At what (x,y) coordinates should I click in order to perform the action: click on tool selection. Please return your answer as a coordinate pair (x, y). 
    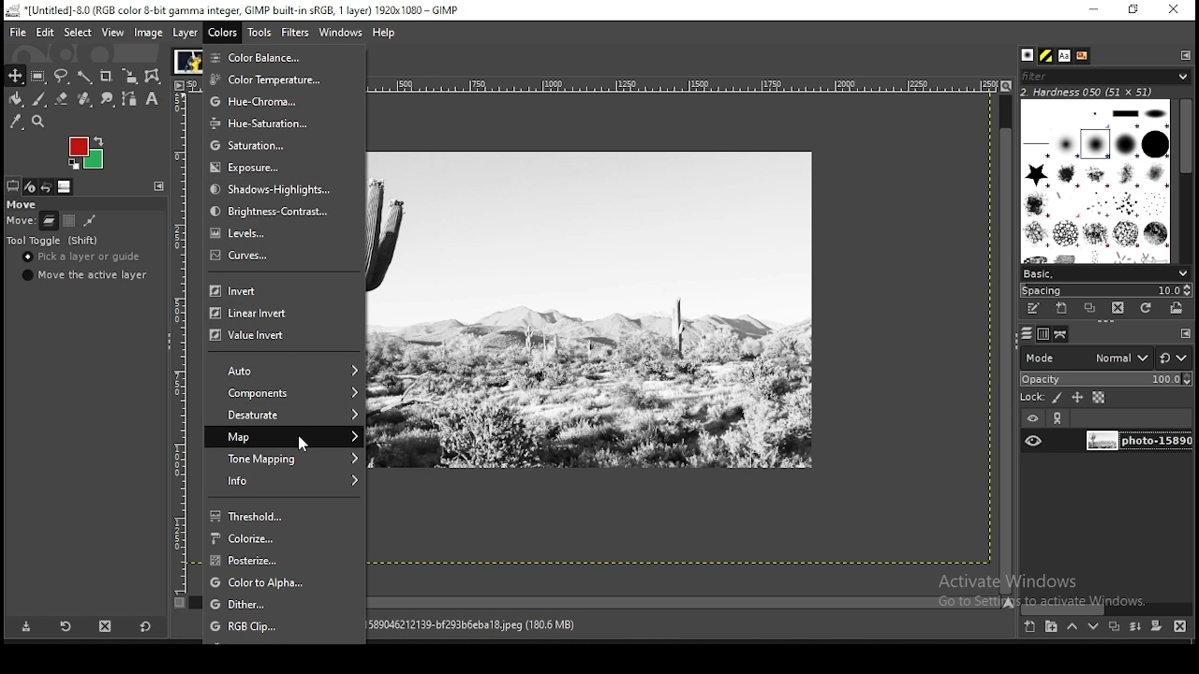
    Looking at the image, I should click on (13, 185).